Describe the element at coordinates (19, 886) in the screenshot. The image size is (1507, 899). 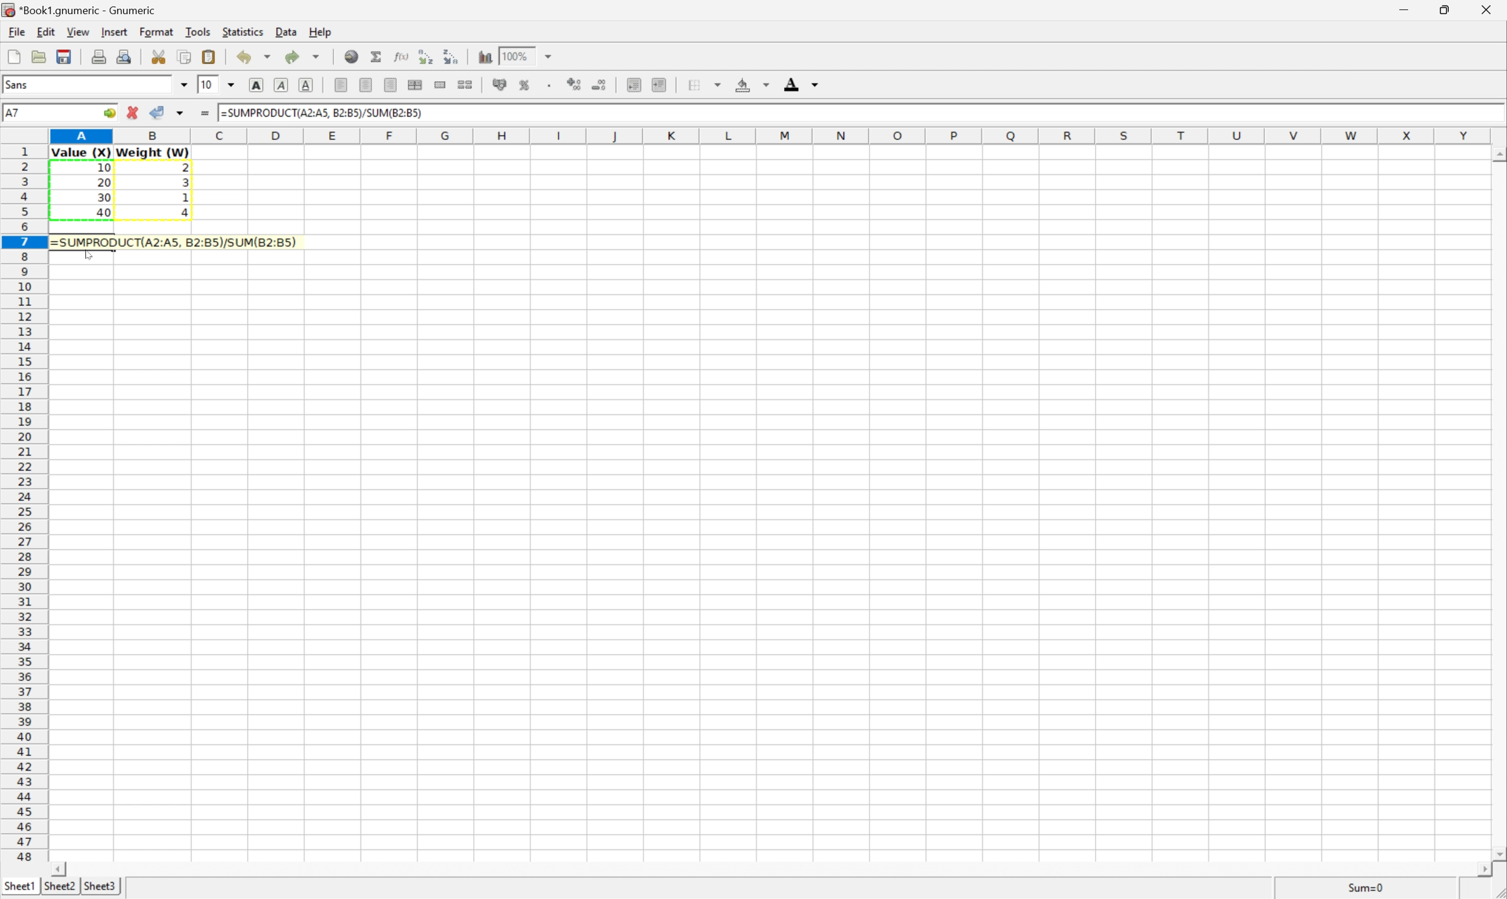
I see `Sheet1` at that location.